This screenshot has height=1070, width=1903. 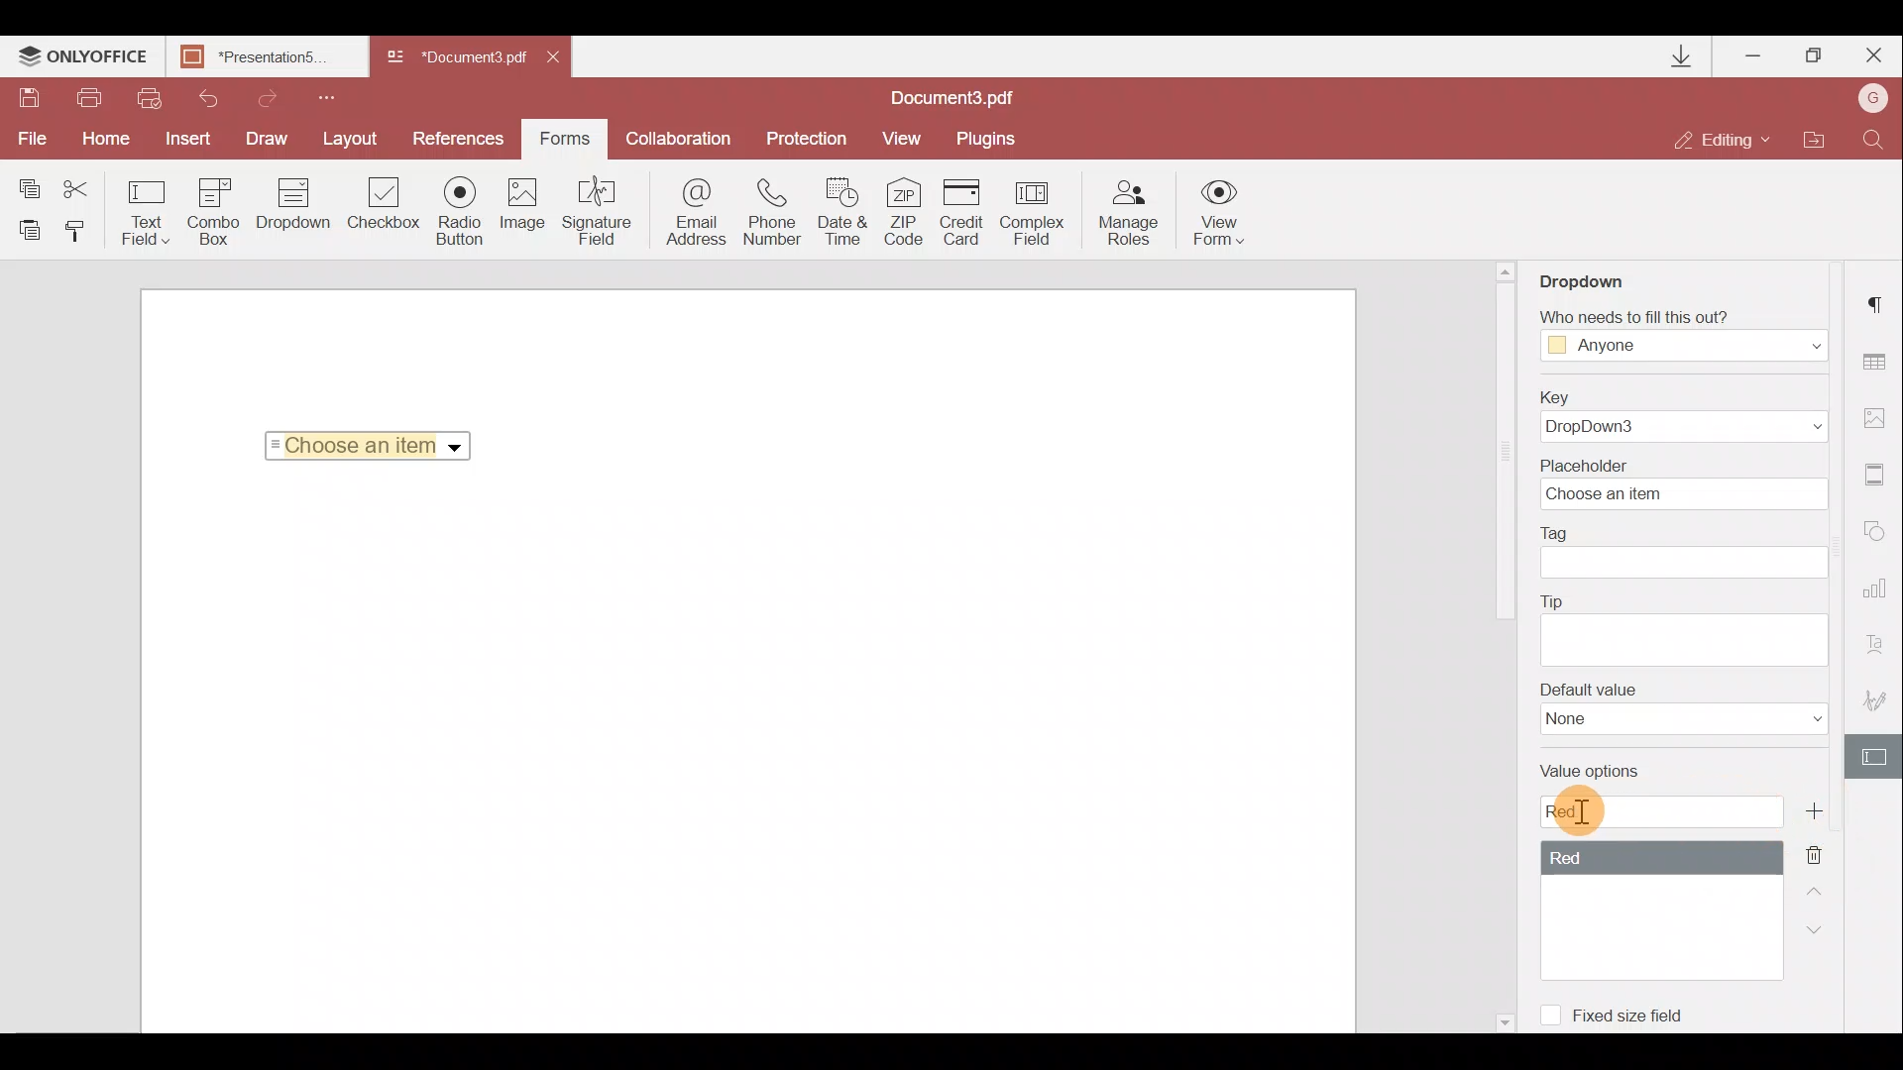 I want to click on Account name, so click(x=1873, y=96).